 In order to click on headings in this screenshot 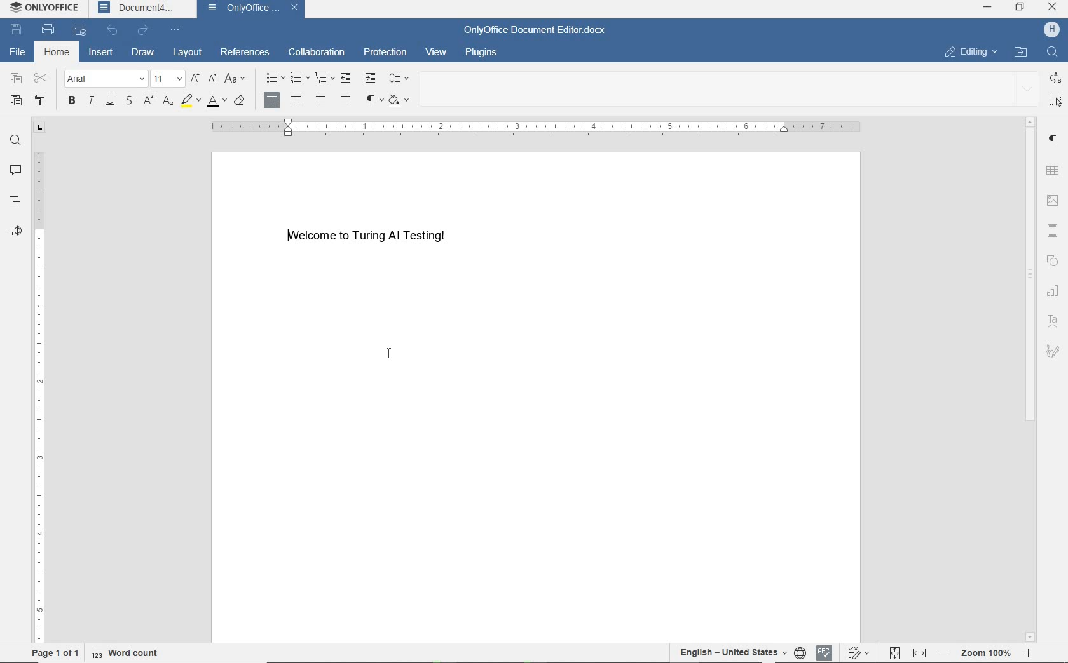, I will do `click(13, 202)`.